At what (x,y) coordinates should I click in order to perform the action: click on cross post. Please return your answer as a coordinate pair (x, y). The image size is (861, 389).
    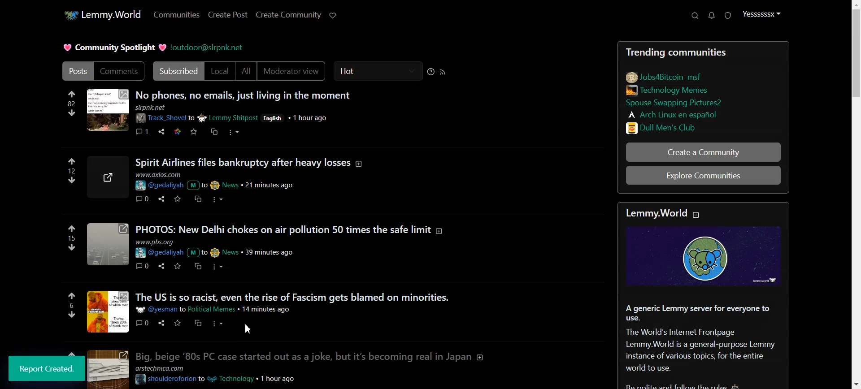
    Looking at the image, I should click on (197, 267).